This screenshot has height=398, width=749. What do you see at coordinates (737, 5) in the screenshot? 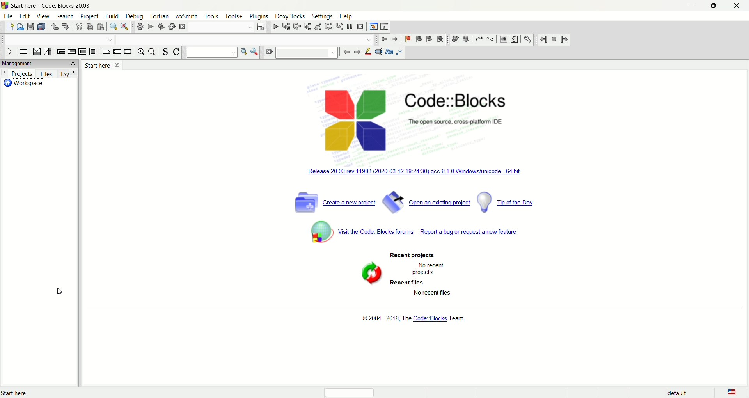
I see `close` at bounding box center [737, 5].